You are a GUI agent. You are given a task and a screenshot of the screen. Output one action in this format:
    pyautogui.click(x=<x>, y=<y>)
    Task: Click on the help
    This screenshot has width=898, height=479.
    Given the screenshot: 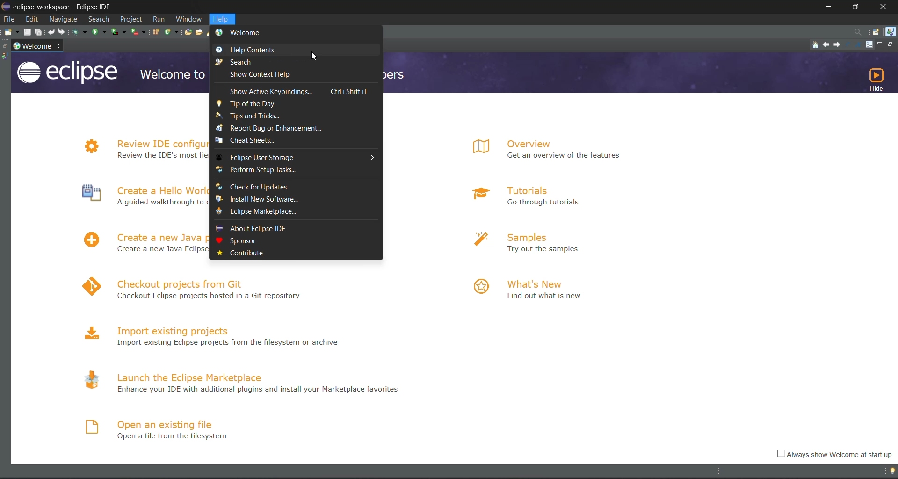 What is the action you would take?
    pyautogui.click(x=221, y=19)
    